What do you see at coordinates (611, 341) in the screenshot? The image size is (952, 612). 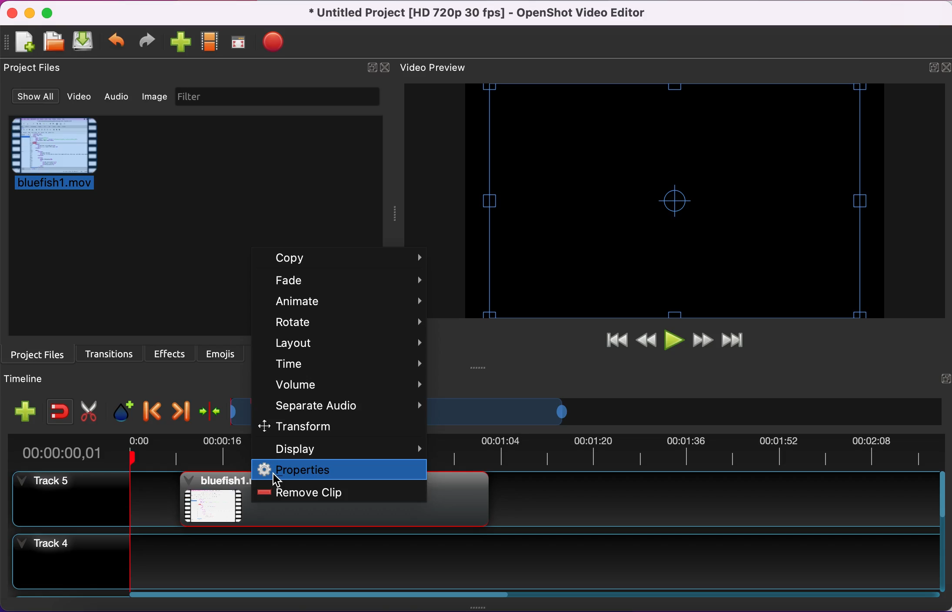 I see `jump to start` at bounding box center [611, 341].